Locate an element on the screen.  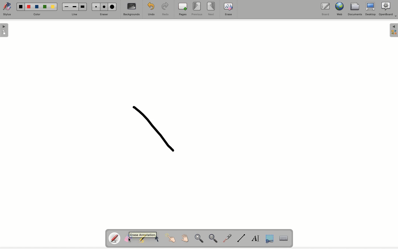
Blue is located at coordinates (37, 6).